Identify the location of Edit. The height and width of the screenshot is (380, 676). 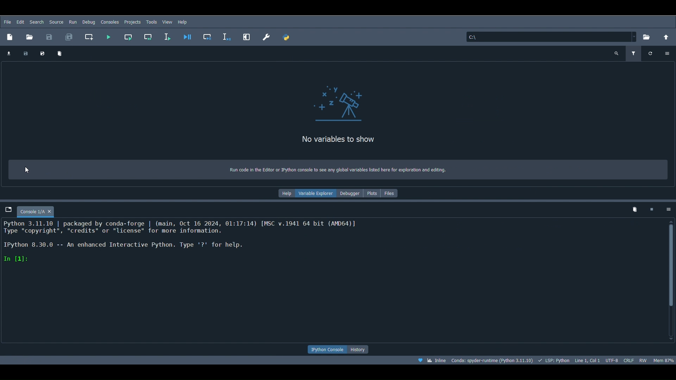
(20, 22).